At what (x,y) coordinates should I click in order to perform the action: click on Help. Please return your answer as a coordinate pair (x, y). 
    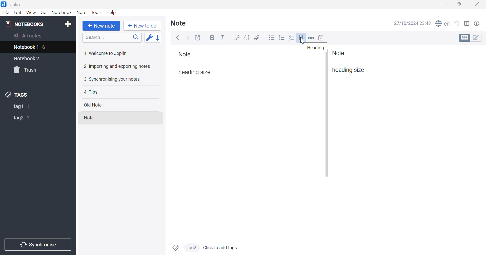
    Looking at the image, I should click on (111, 13).